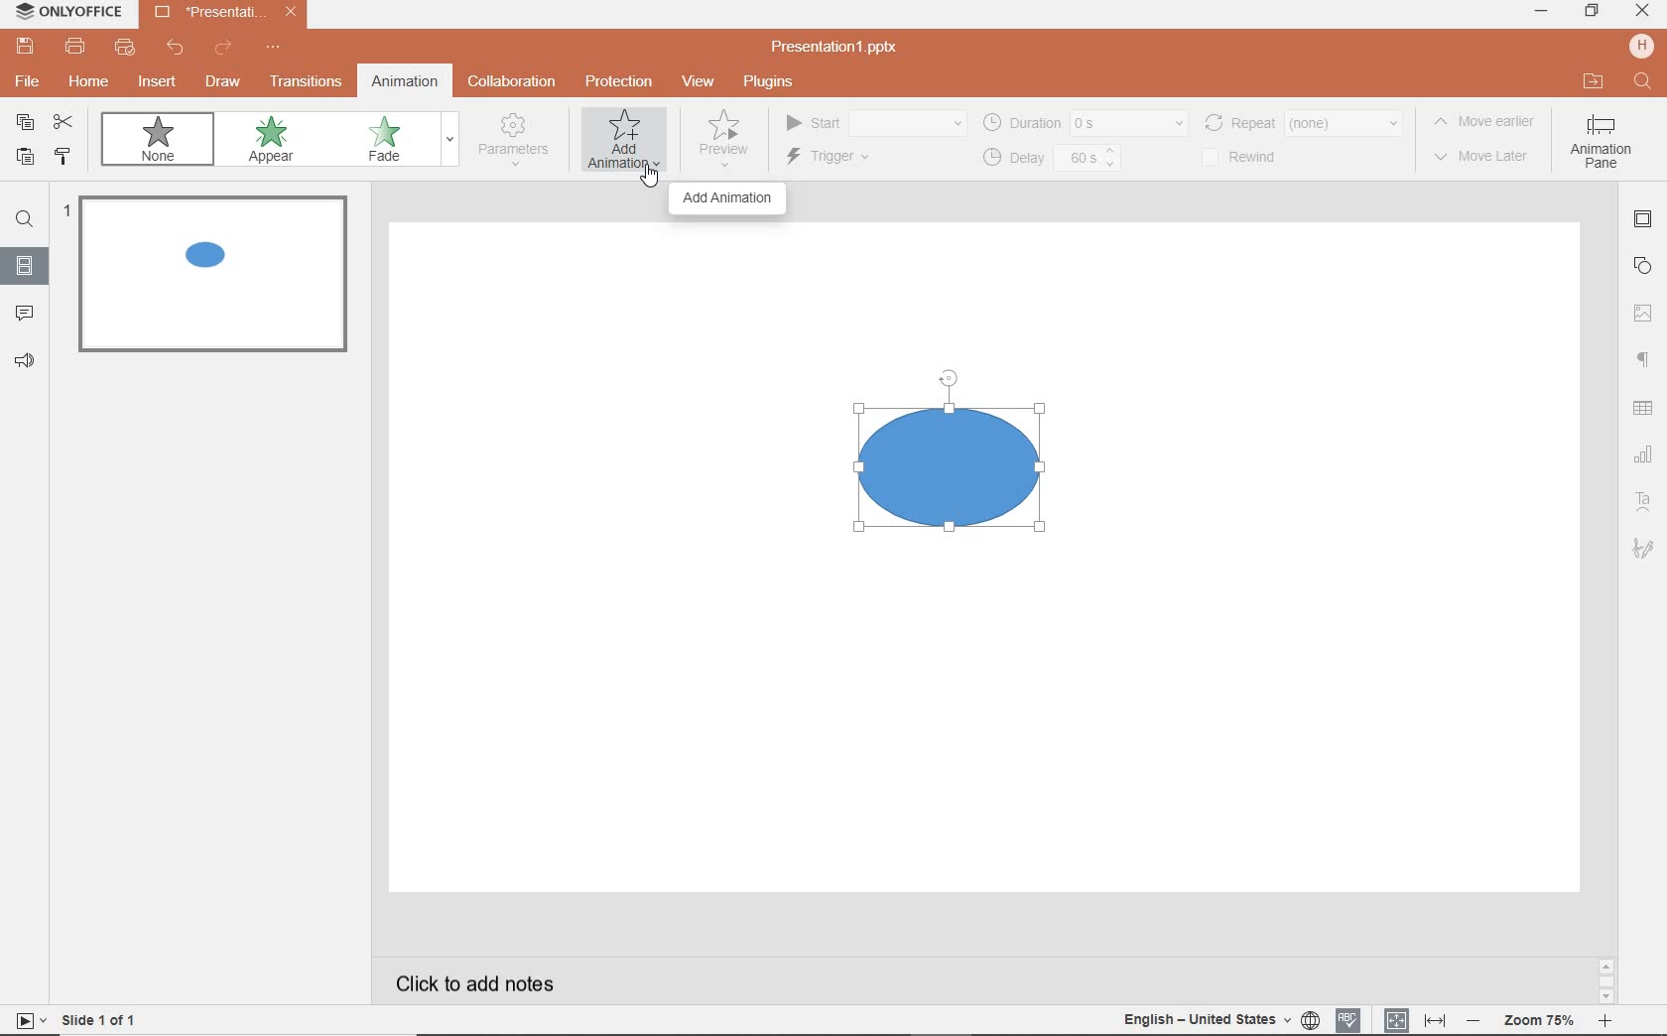  I want to click on rewind, so click(1251, 158).